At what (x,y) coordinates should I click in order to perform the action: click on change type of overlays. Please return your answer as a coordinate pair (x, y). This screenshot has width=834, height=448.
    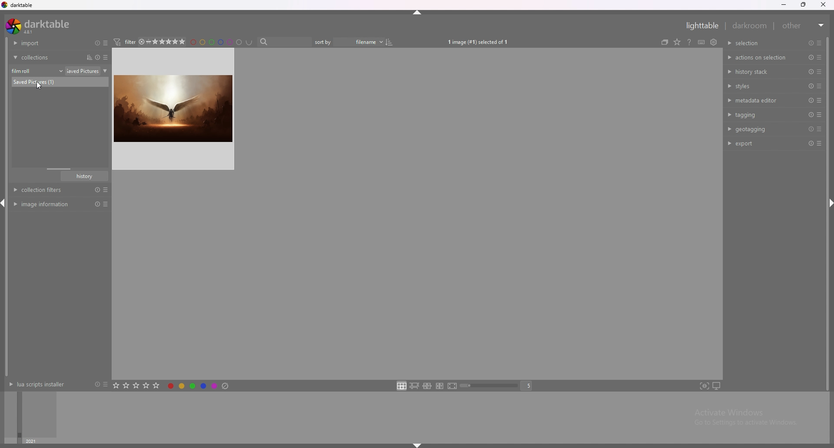
    Looking at the image, I should click on (688, 41).